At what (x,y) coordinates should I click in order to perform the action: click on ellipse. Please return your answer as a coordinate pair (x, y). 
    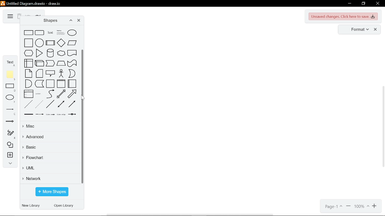
    Looking at the image, I should click on (72, 33).